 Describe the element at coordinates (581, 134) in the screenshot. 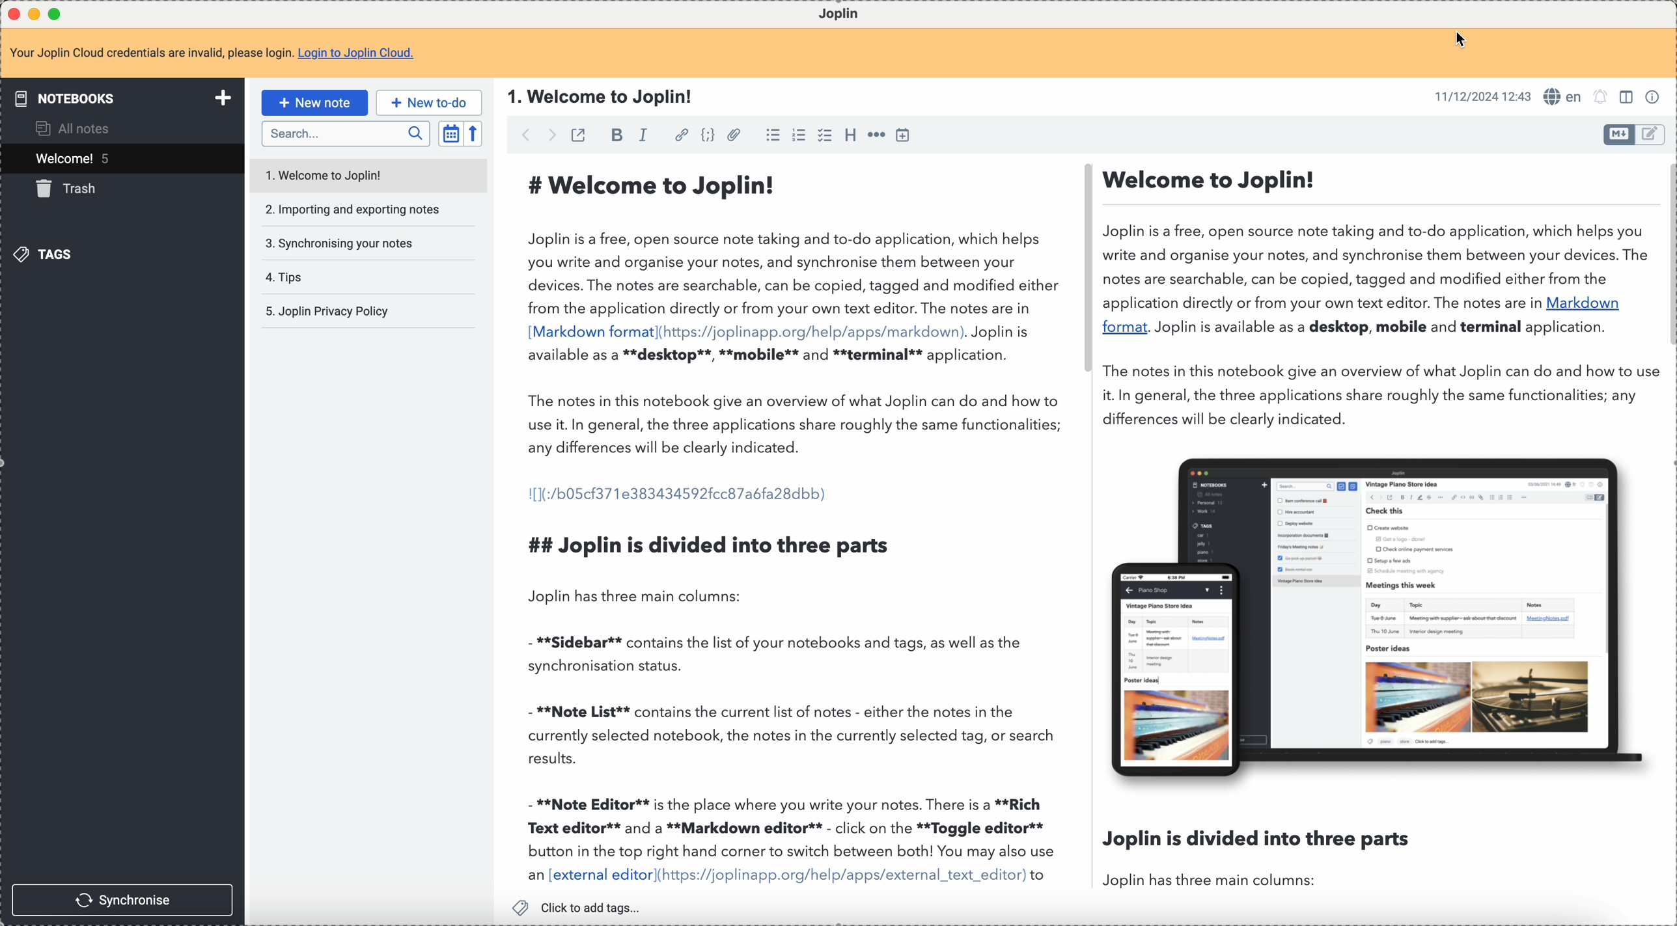

I see `toggle external editing` at that location.